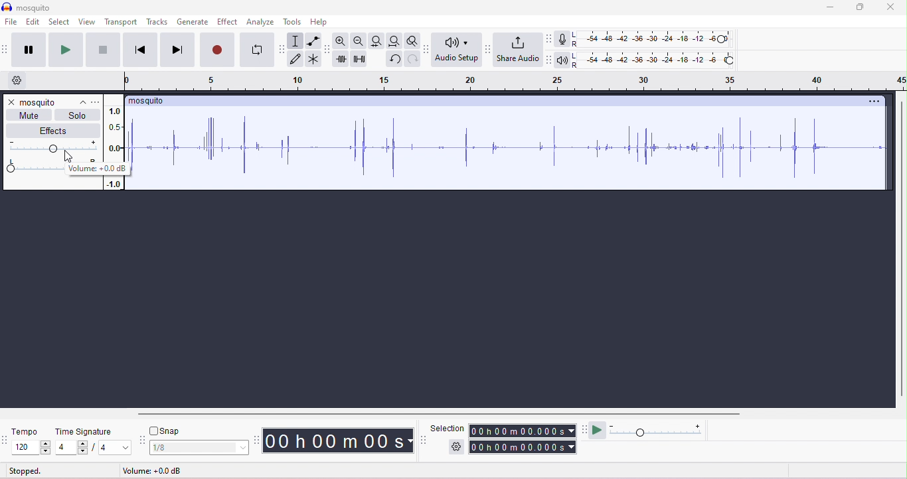 This screenshot has width=907, height=479. Describe the element at coordinates (901, 251) in the screenshot. I see `vertical scroll bar` at that location.